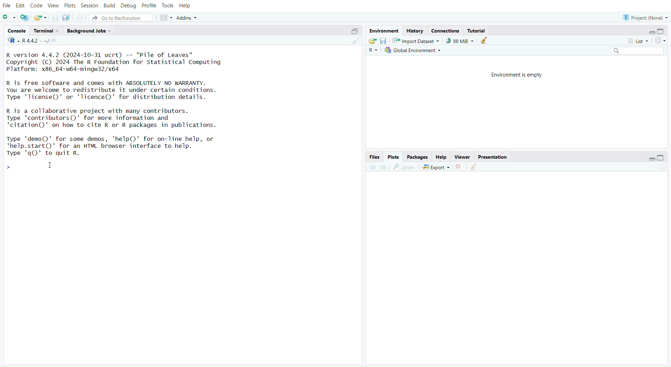  I want to click on view, so click(53, 5).